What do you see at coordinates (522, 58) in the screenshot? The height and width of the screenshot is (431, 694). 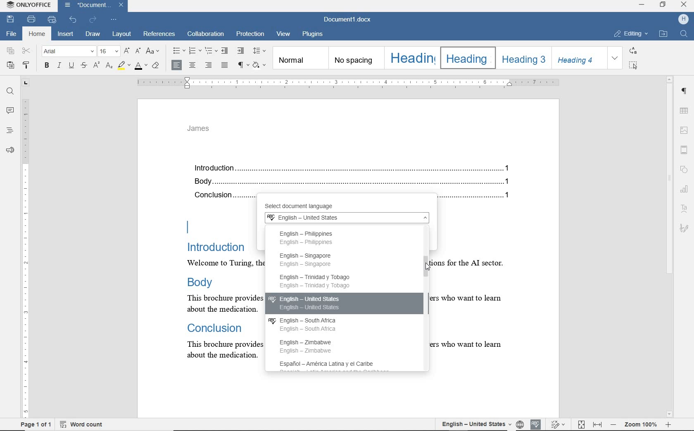 I see `Heading 3` at bounding box center [522, 58].